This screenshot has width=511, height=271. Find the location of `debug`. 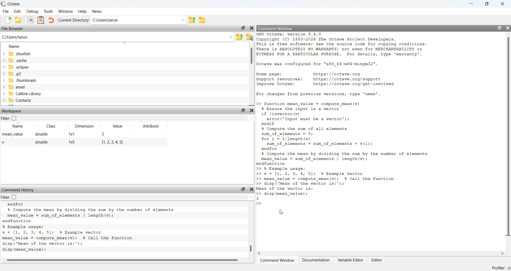

debug is located at coordinates (33, 11).